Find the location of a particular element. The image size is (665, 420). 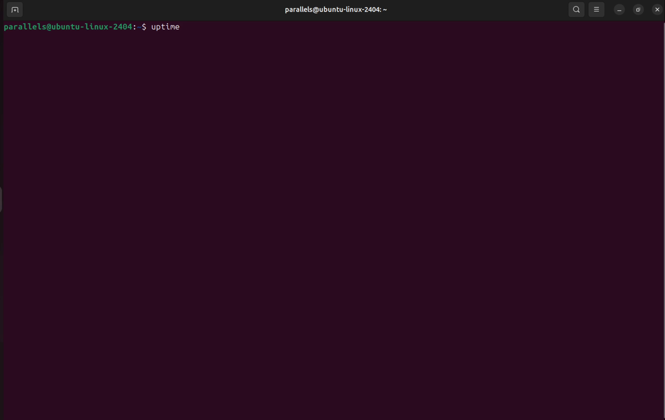

add terminal is located at coordinates (13, 9).